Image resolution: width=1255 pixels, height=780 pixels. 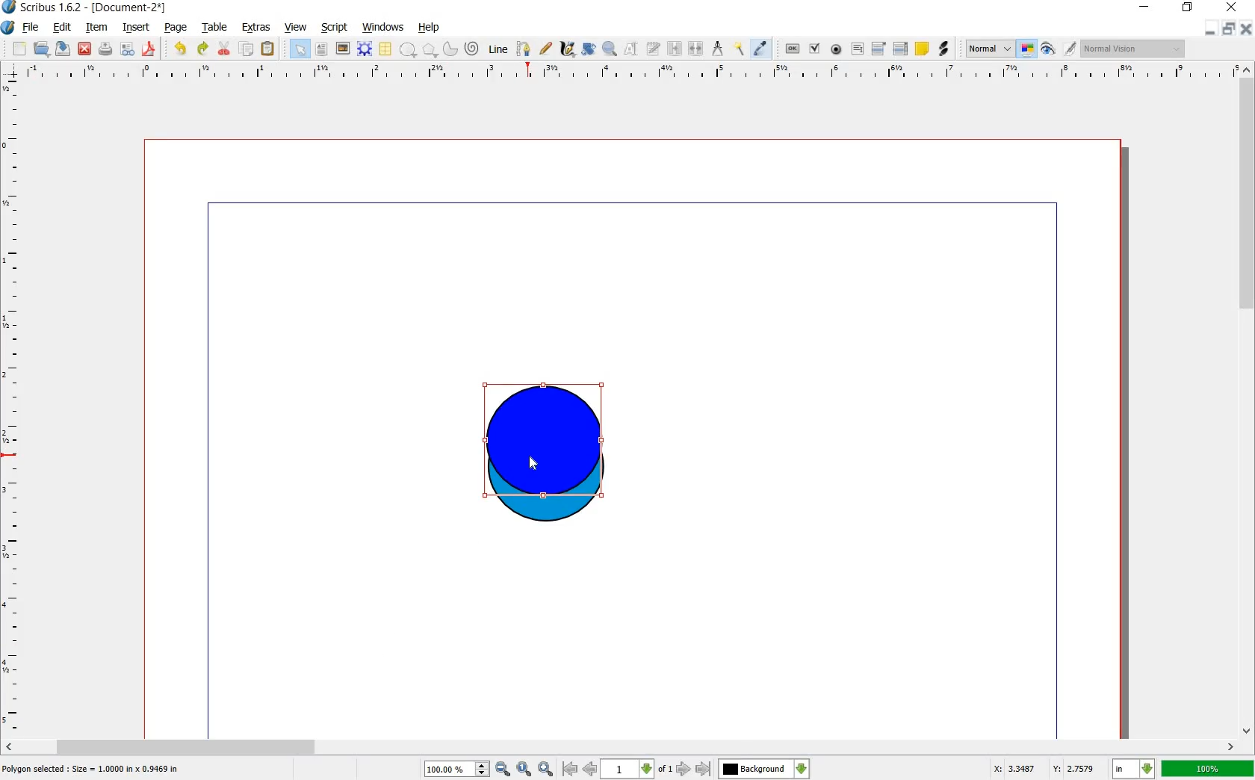 What do you see at coordinates (1234, 7) in the screenshot?
I see `close` at bounding box center [1234, 7].